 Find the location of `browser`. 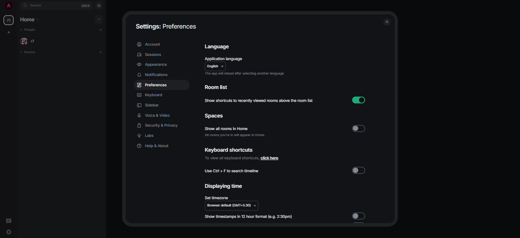

browser is located at coordinates (232, 205).